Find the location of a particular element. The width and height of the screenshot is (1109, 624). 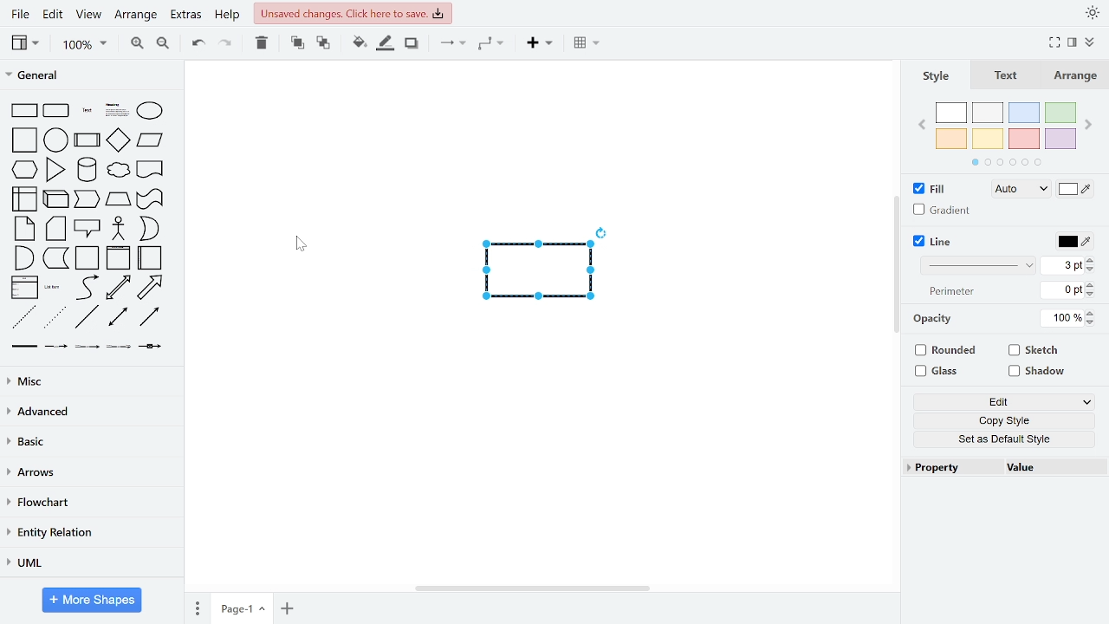

current page is located at coordinates (240, 609).